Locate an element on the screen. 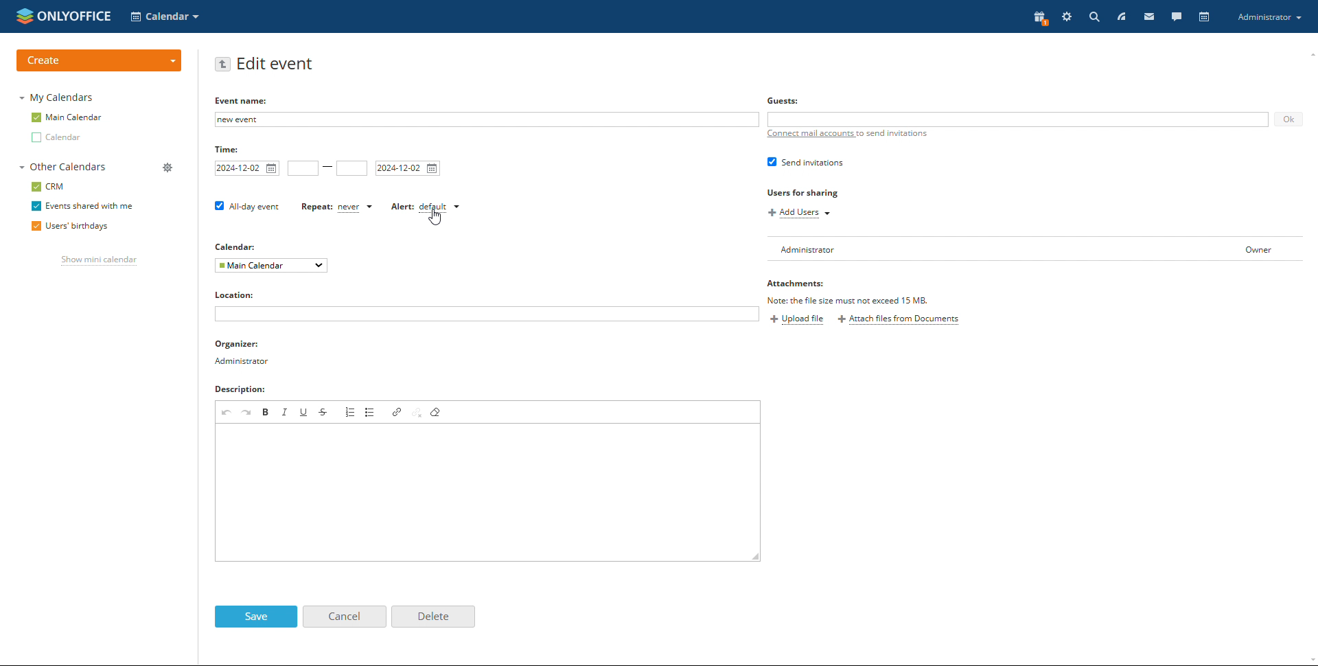 The width and height of the screenshot is (1318, 666). start date is located at coordinates (247, 168).